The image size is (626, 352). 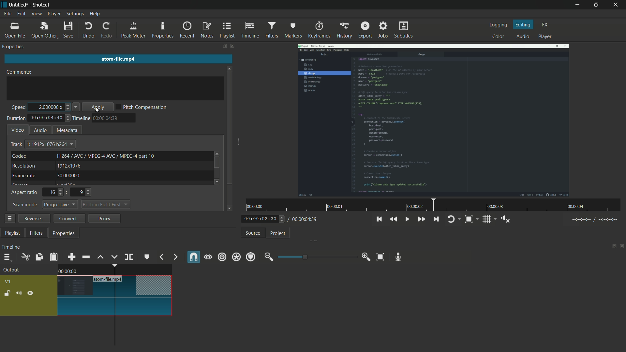 What do you see at coordinates (486, 219) in the screenshot?
I see `toggle grid` at bounding box center [486, 219].